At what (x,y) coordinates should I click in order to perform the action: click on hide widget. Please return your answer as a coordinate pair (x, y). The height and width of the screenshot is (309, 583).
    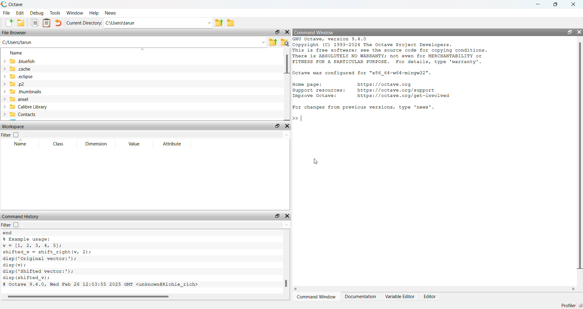
    Looking at the image, I should click on (288, 216).